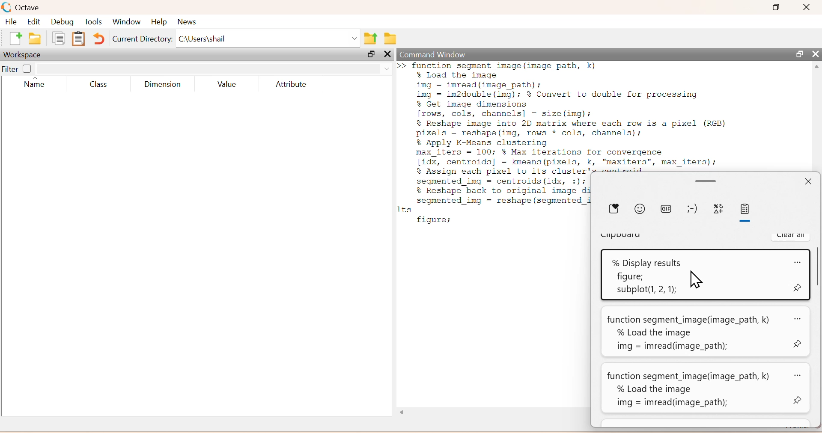  Describe the element at coordinates (372, 39) in the screenshot. I see `one directory up` at that location.